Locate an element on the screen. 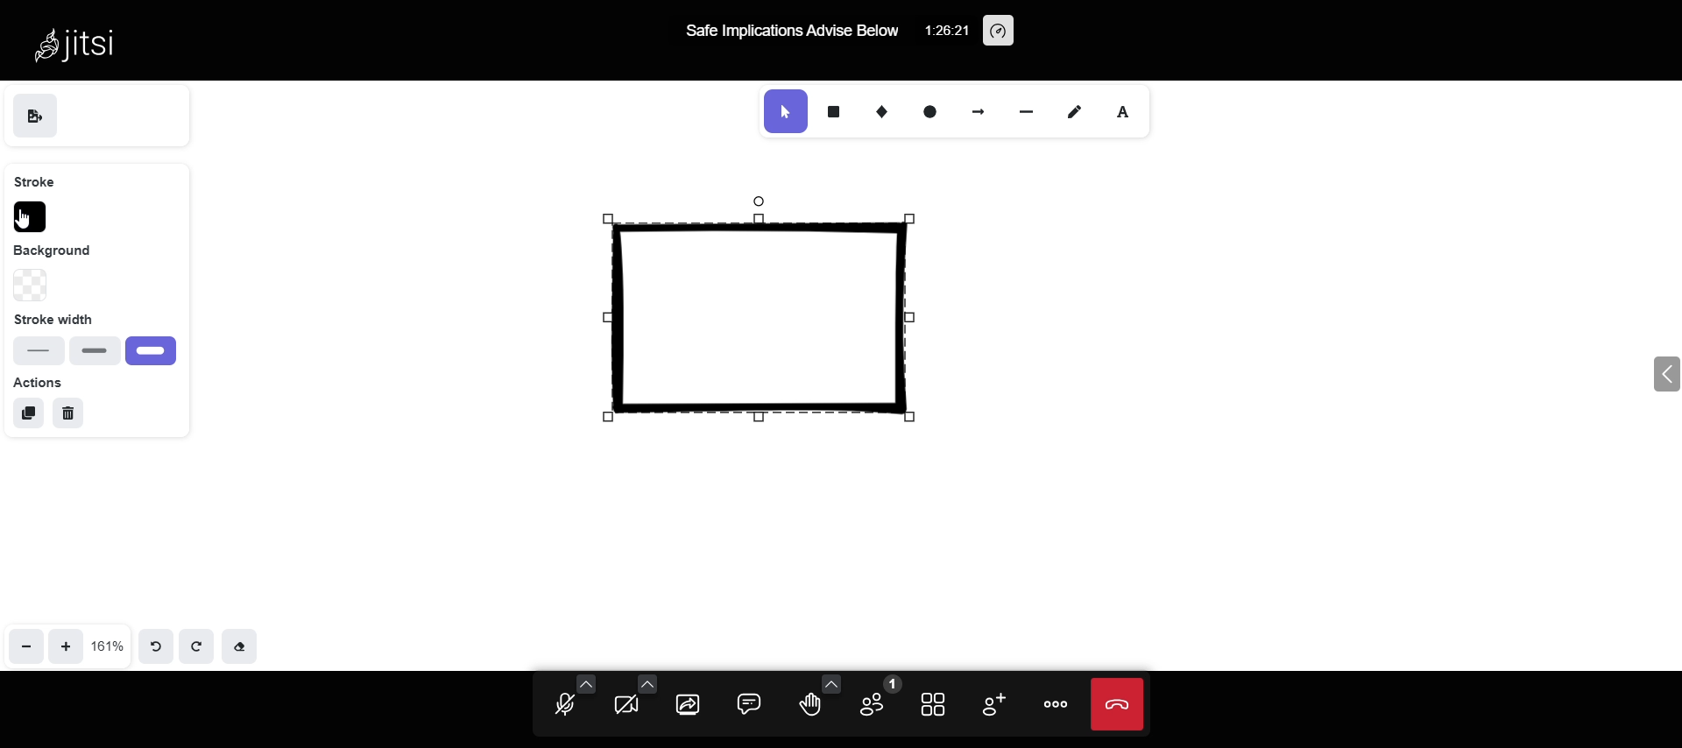  zoom out is located at coordinates (22, 648).